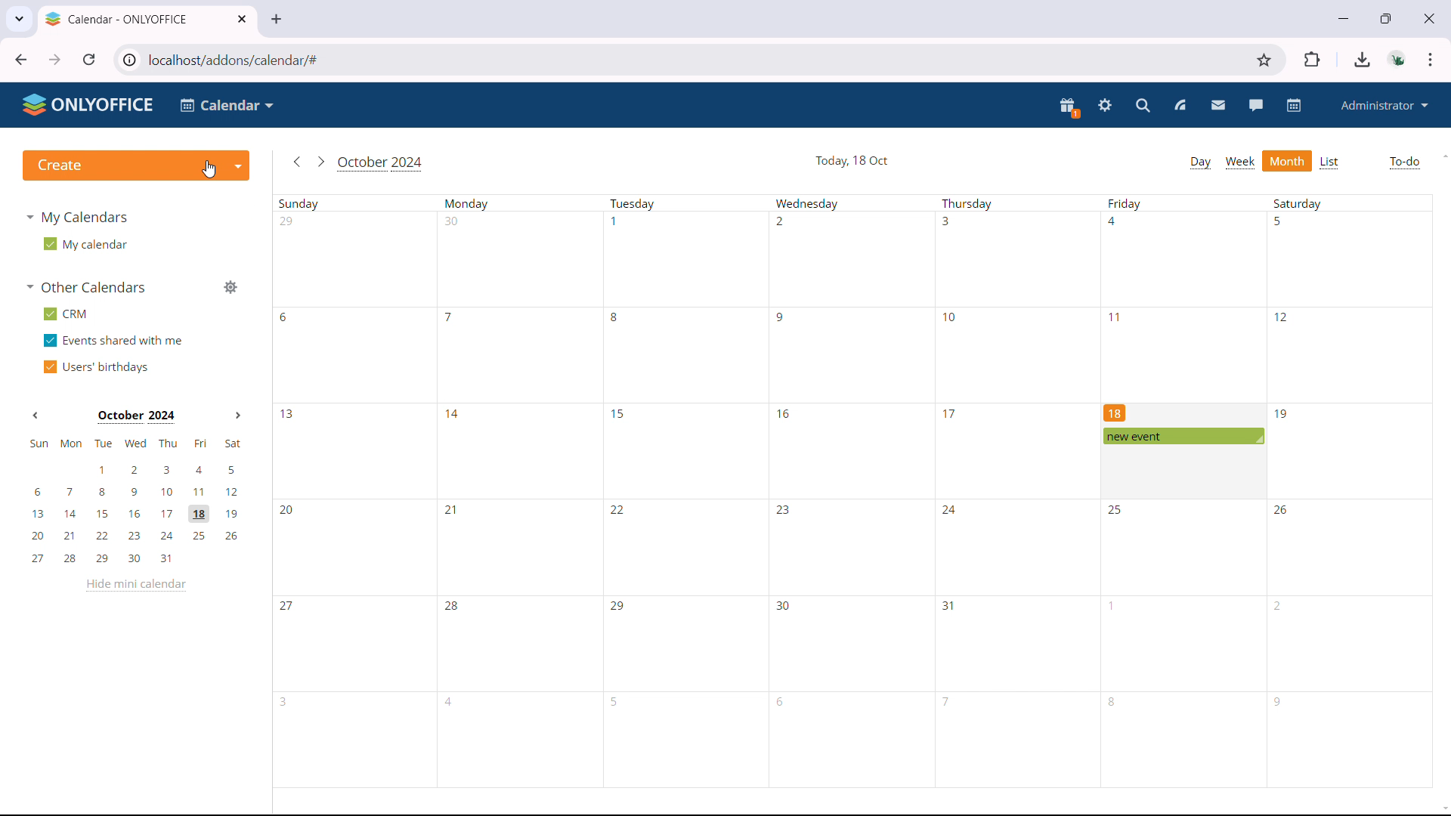 This screenshot has width=1451, height=816. I want to click on week, so click(1239, 163).